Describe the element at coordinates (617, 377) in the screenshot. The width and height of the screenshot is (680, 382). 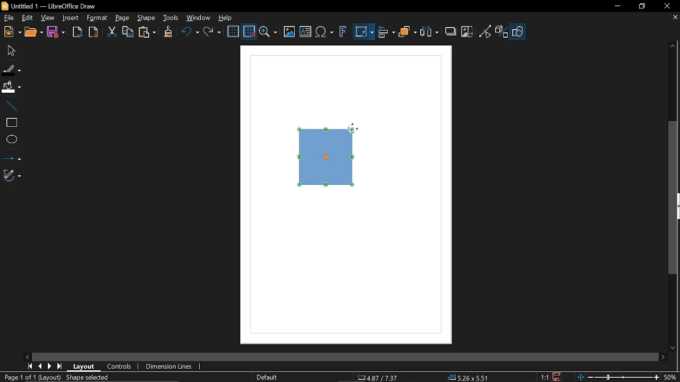
I see `Change zoom` at that location.